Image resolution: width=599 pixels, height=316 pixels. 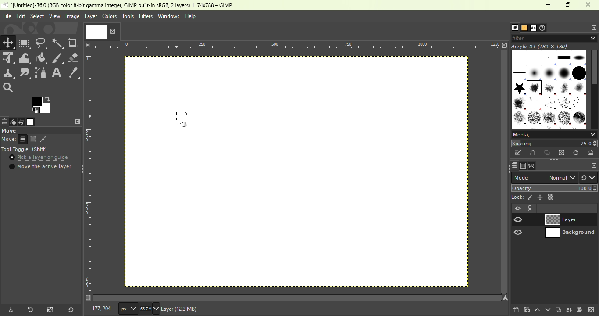 What do you see at coordinates (74, 72) in the screenshot?
I see `Color picker tool` at bounding box center [74, 72].